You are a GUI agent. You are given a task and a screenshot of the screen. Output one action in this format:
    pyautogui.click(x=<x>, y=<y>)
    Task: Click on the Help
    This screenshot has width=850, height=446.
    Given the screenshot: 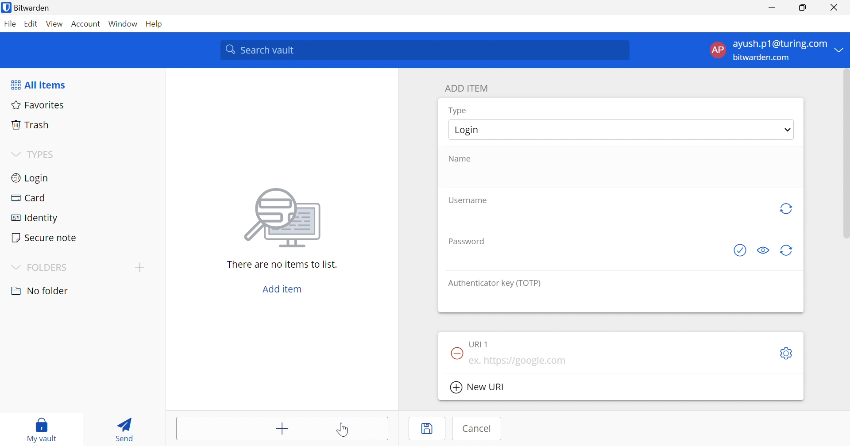 What is the action you would take?
    pyautogui.click(x=154, y=24)
    